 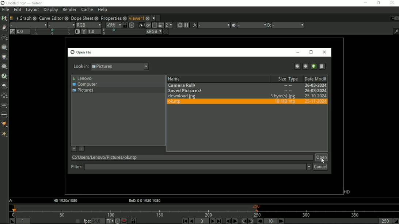 I want to click on Close, so click(x=392, y=3).